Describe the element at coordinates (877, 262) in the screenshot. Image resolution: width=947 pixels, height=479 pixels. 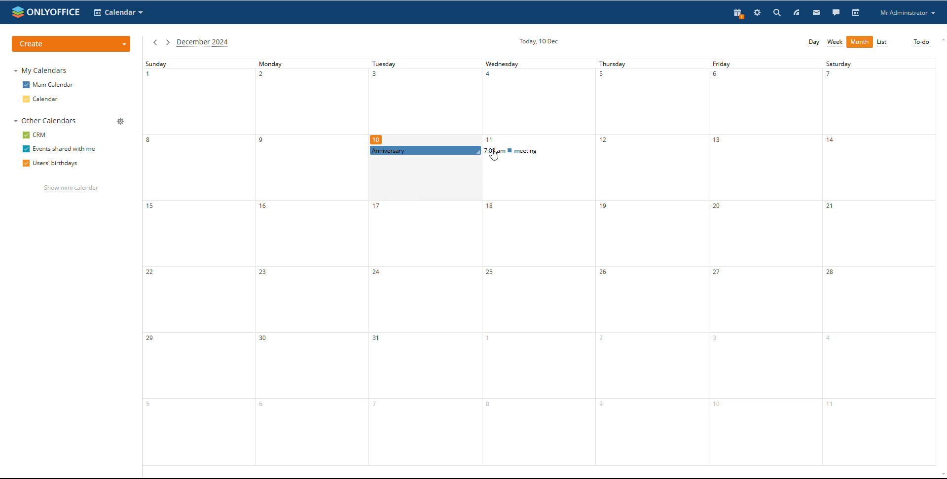
I see `saturday` at that location.